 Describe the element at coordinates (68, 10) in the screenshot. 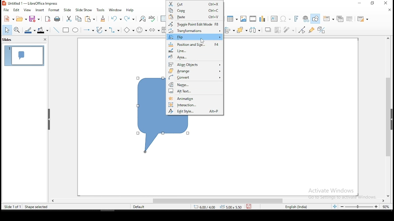

I see `slide` at that location.